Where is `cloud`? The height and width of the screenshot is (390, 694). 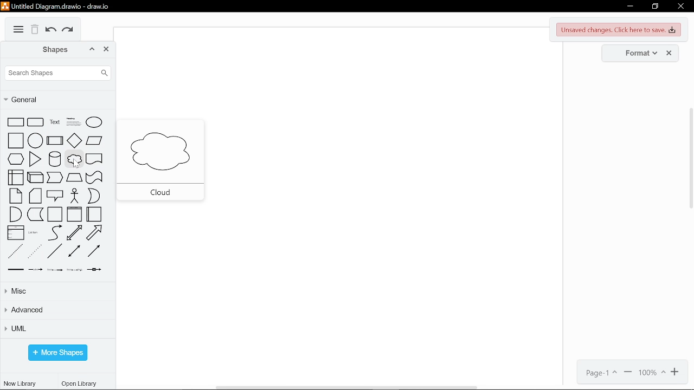
cloud is located at coordinates (161, 193).